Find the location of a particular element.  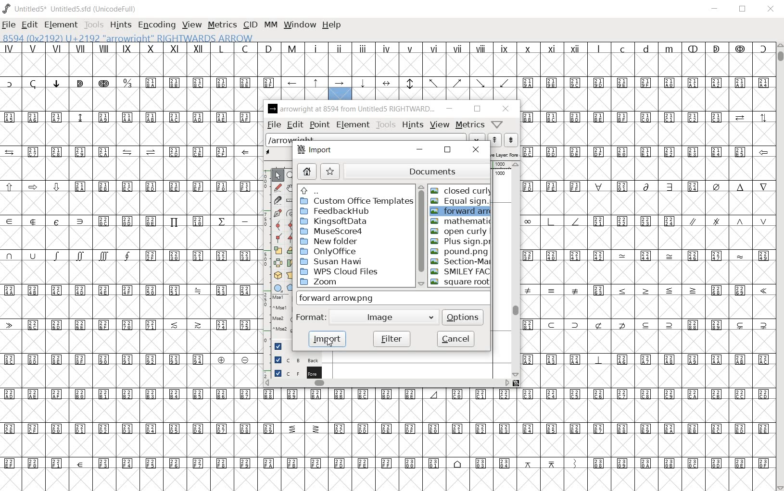

CID is located at coordinates (250, 25).